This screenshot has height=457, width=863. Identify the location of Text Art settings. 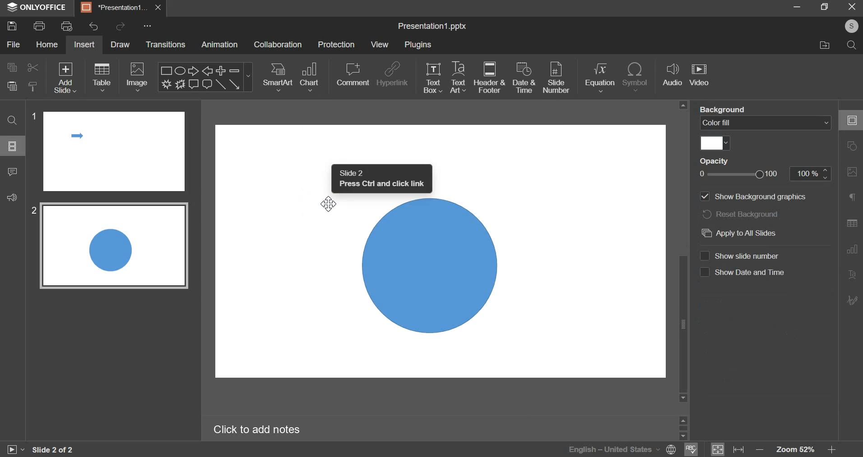
(853, 274).